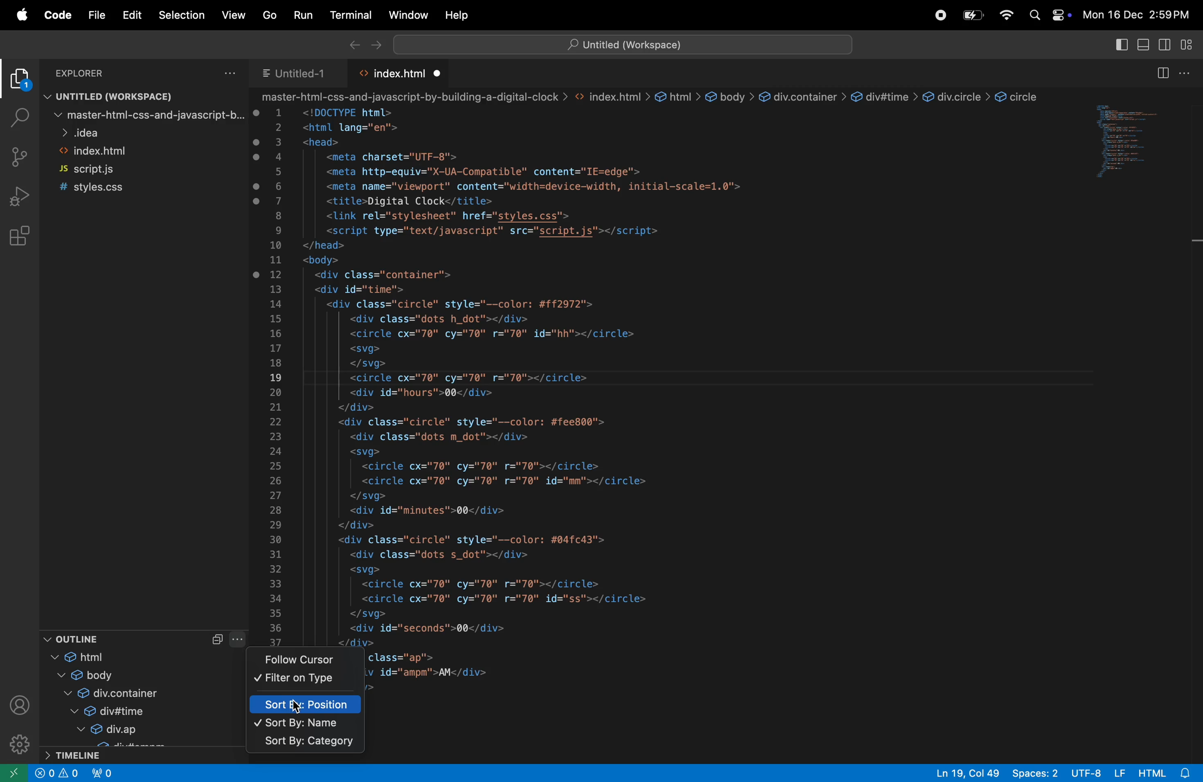 The height and width of the screenshot is (782, 1203). I want to click on Collapse , so click(217, 640).